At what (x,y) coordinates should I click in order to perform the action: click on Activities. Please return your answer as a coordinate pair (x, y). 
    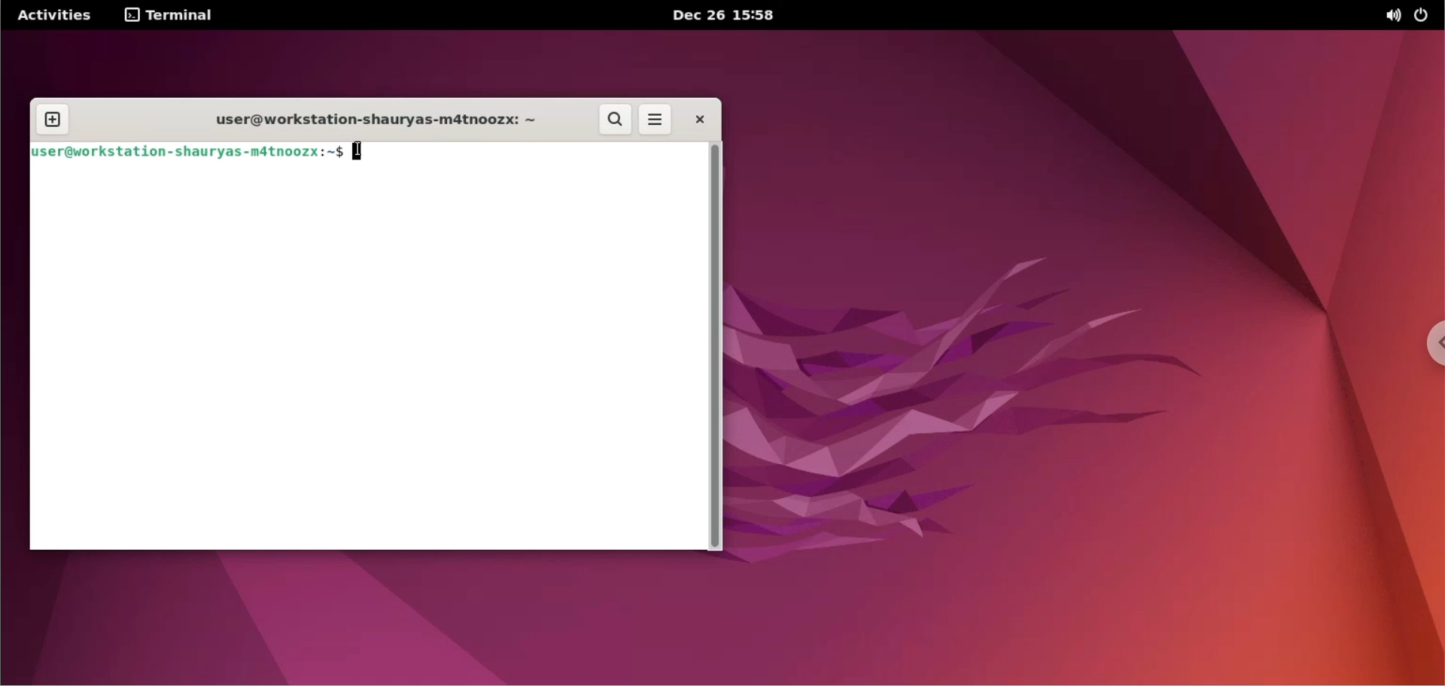
    Looking at the image, I should click on (55, 14).